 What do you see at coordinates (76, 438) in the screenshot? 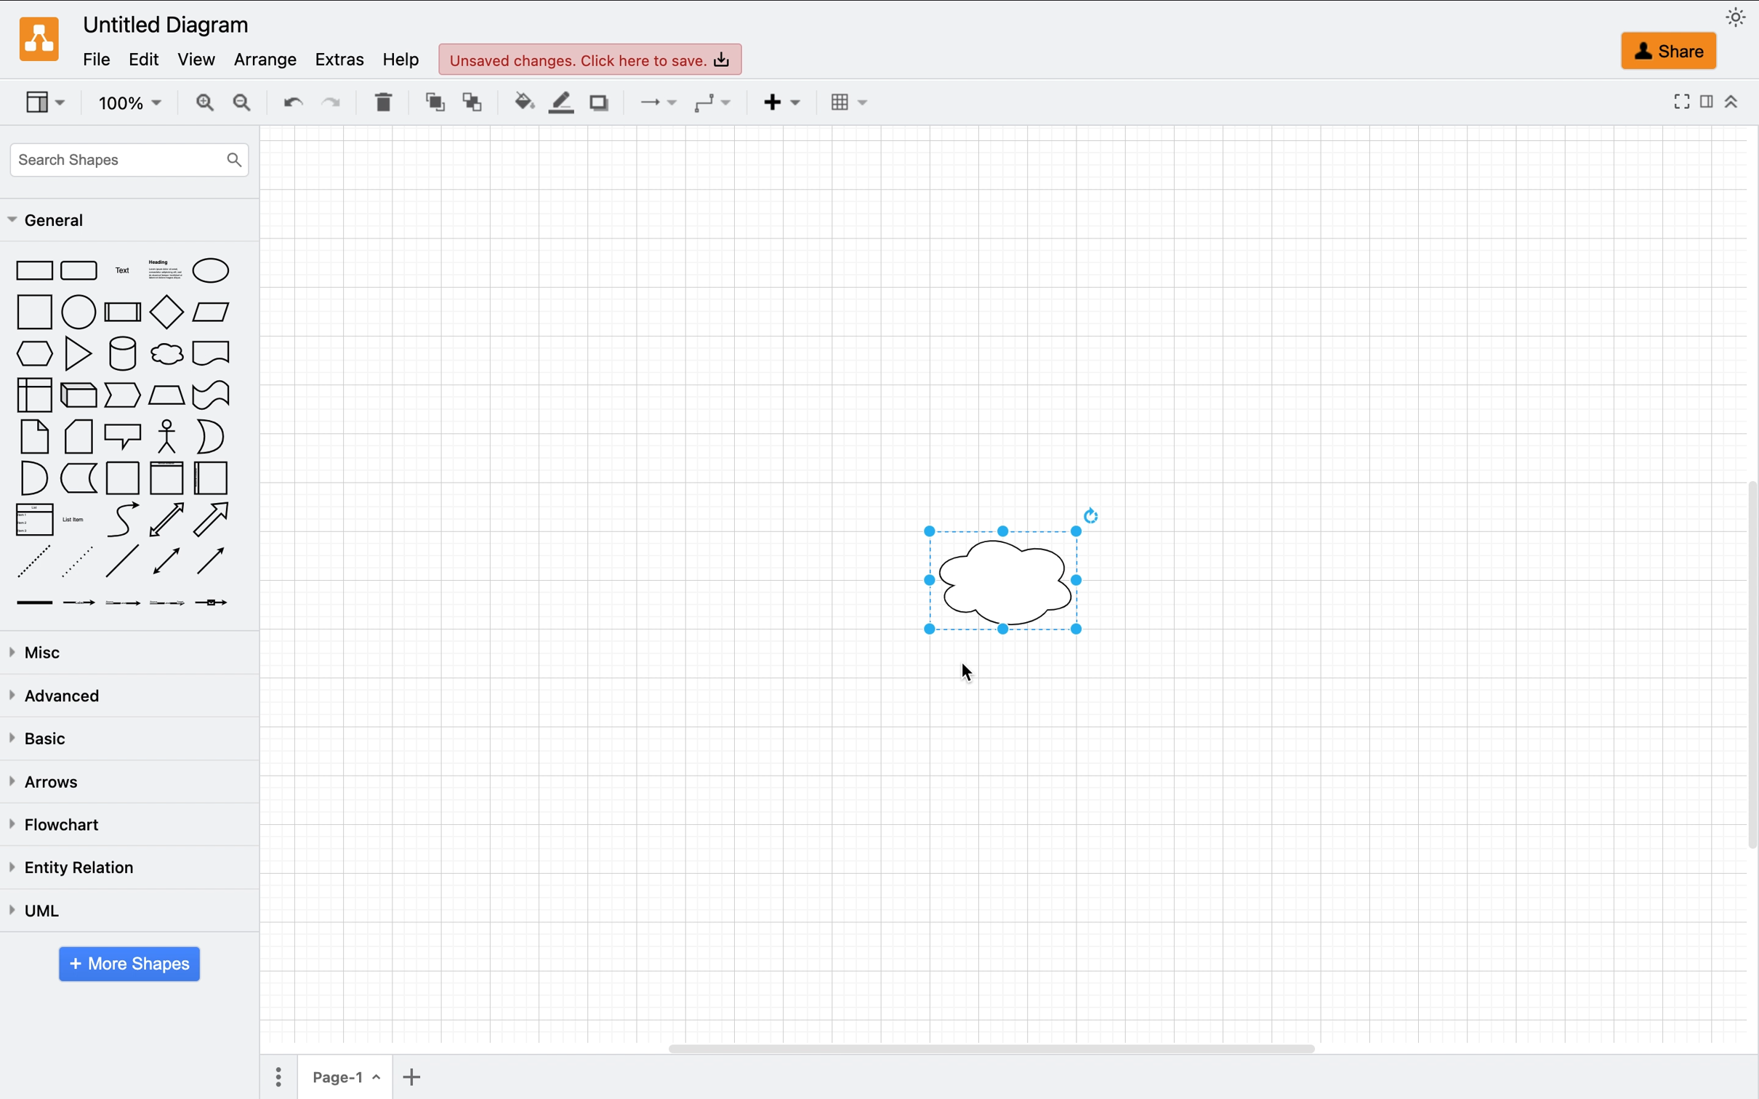
I see `card` at bounding box center [76, 438].